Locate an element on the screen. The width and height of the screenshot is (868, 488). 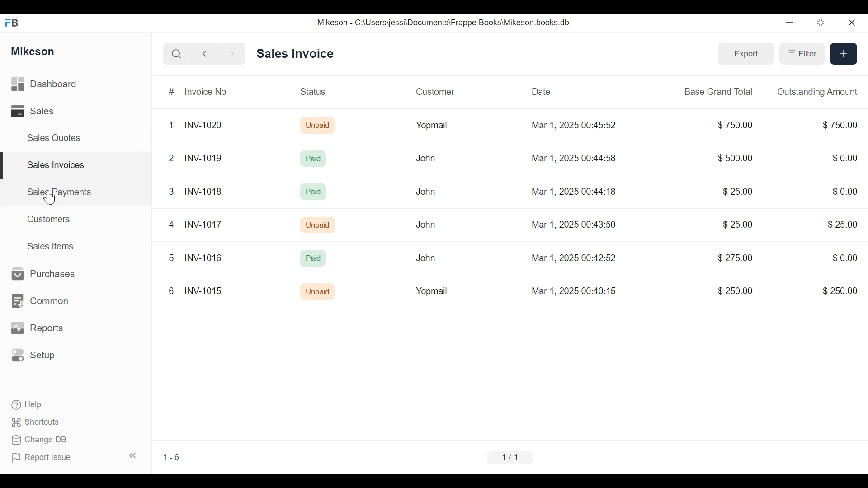
25 is located at coordinates (839, 225).